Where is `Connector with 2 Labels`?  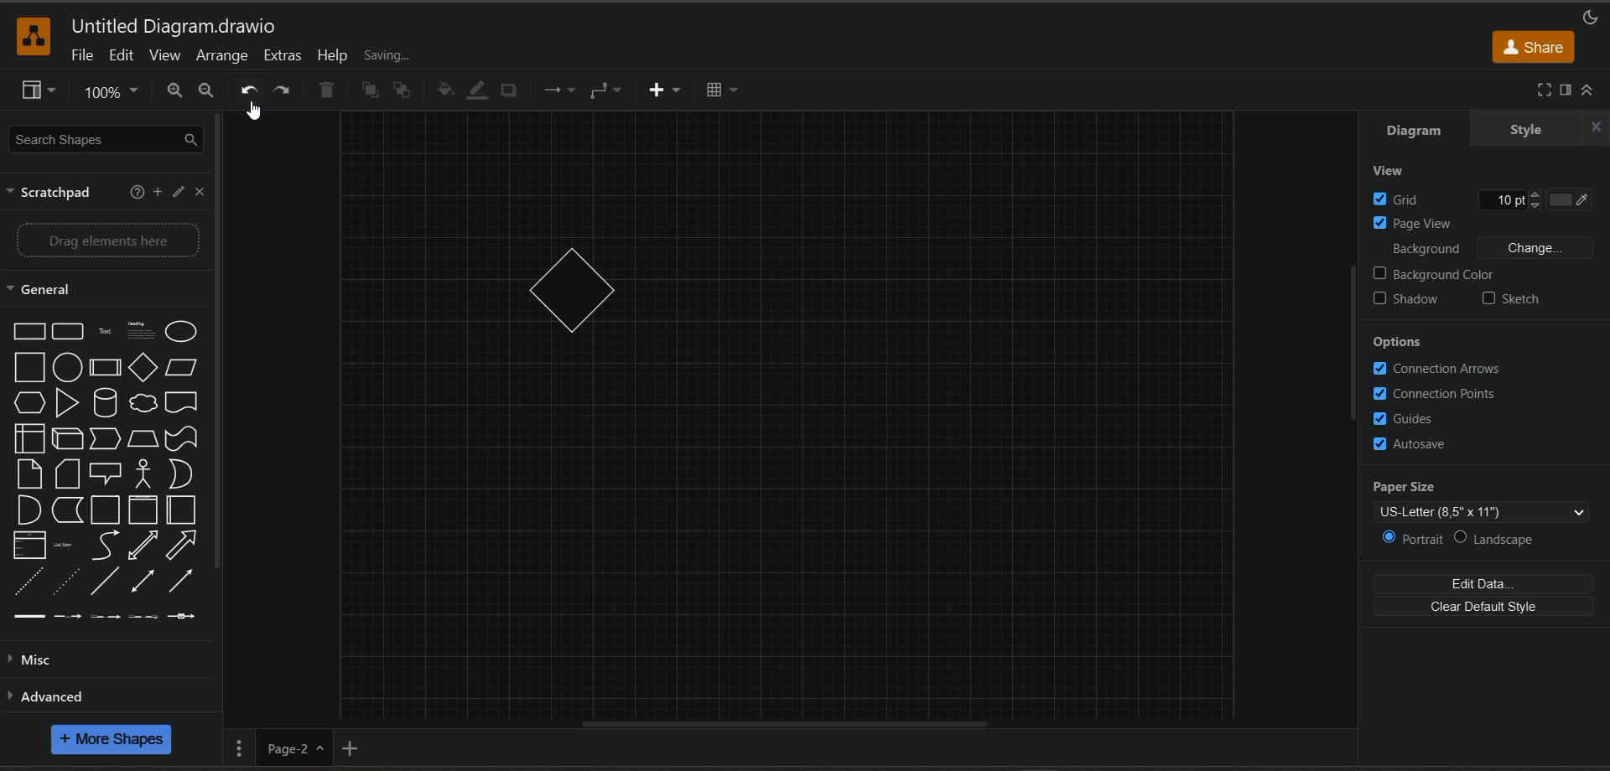
Connector with 2 Labels is located at coordinates (105, 616).